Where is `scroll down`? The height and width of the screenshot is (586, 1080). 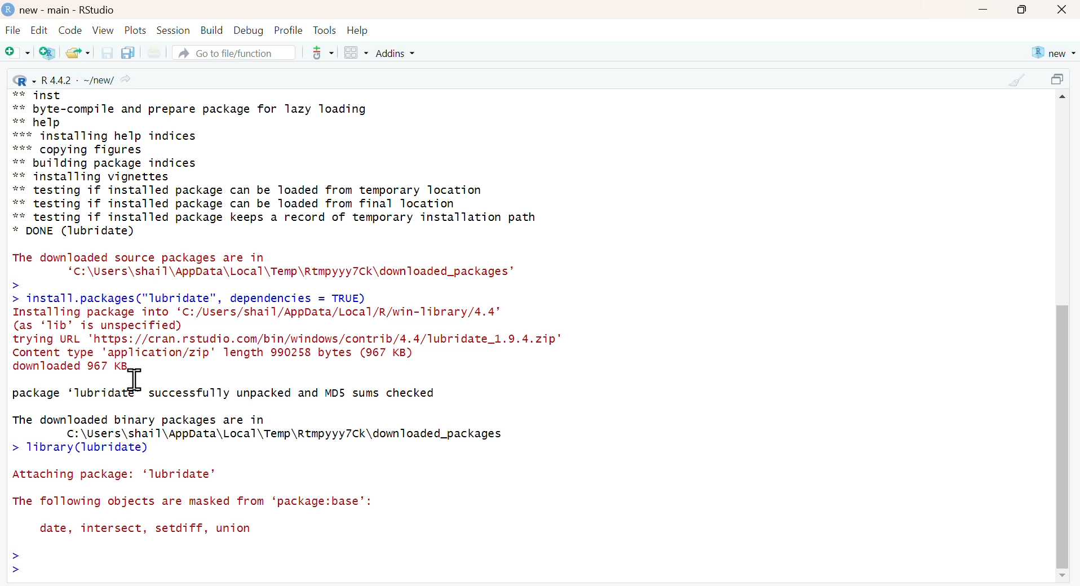
scroll down is located at coordinates (1061, 576).